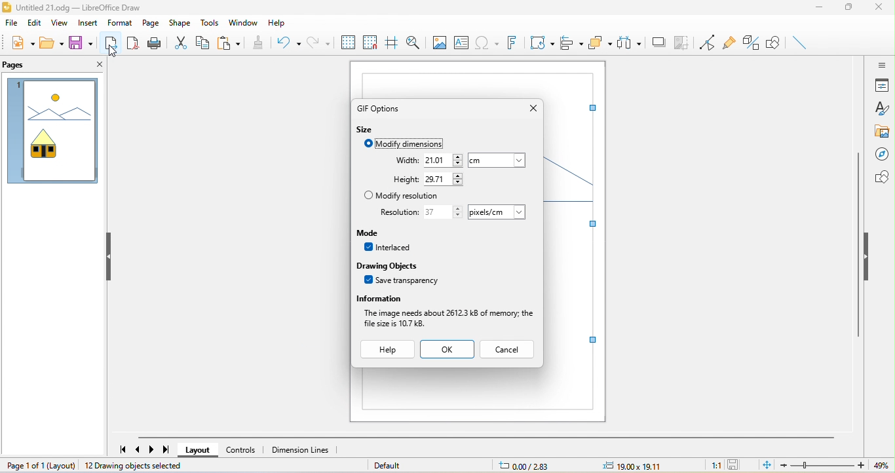  I want to click on size, so click(367, 130).